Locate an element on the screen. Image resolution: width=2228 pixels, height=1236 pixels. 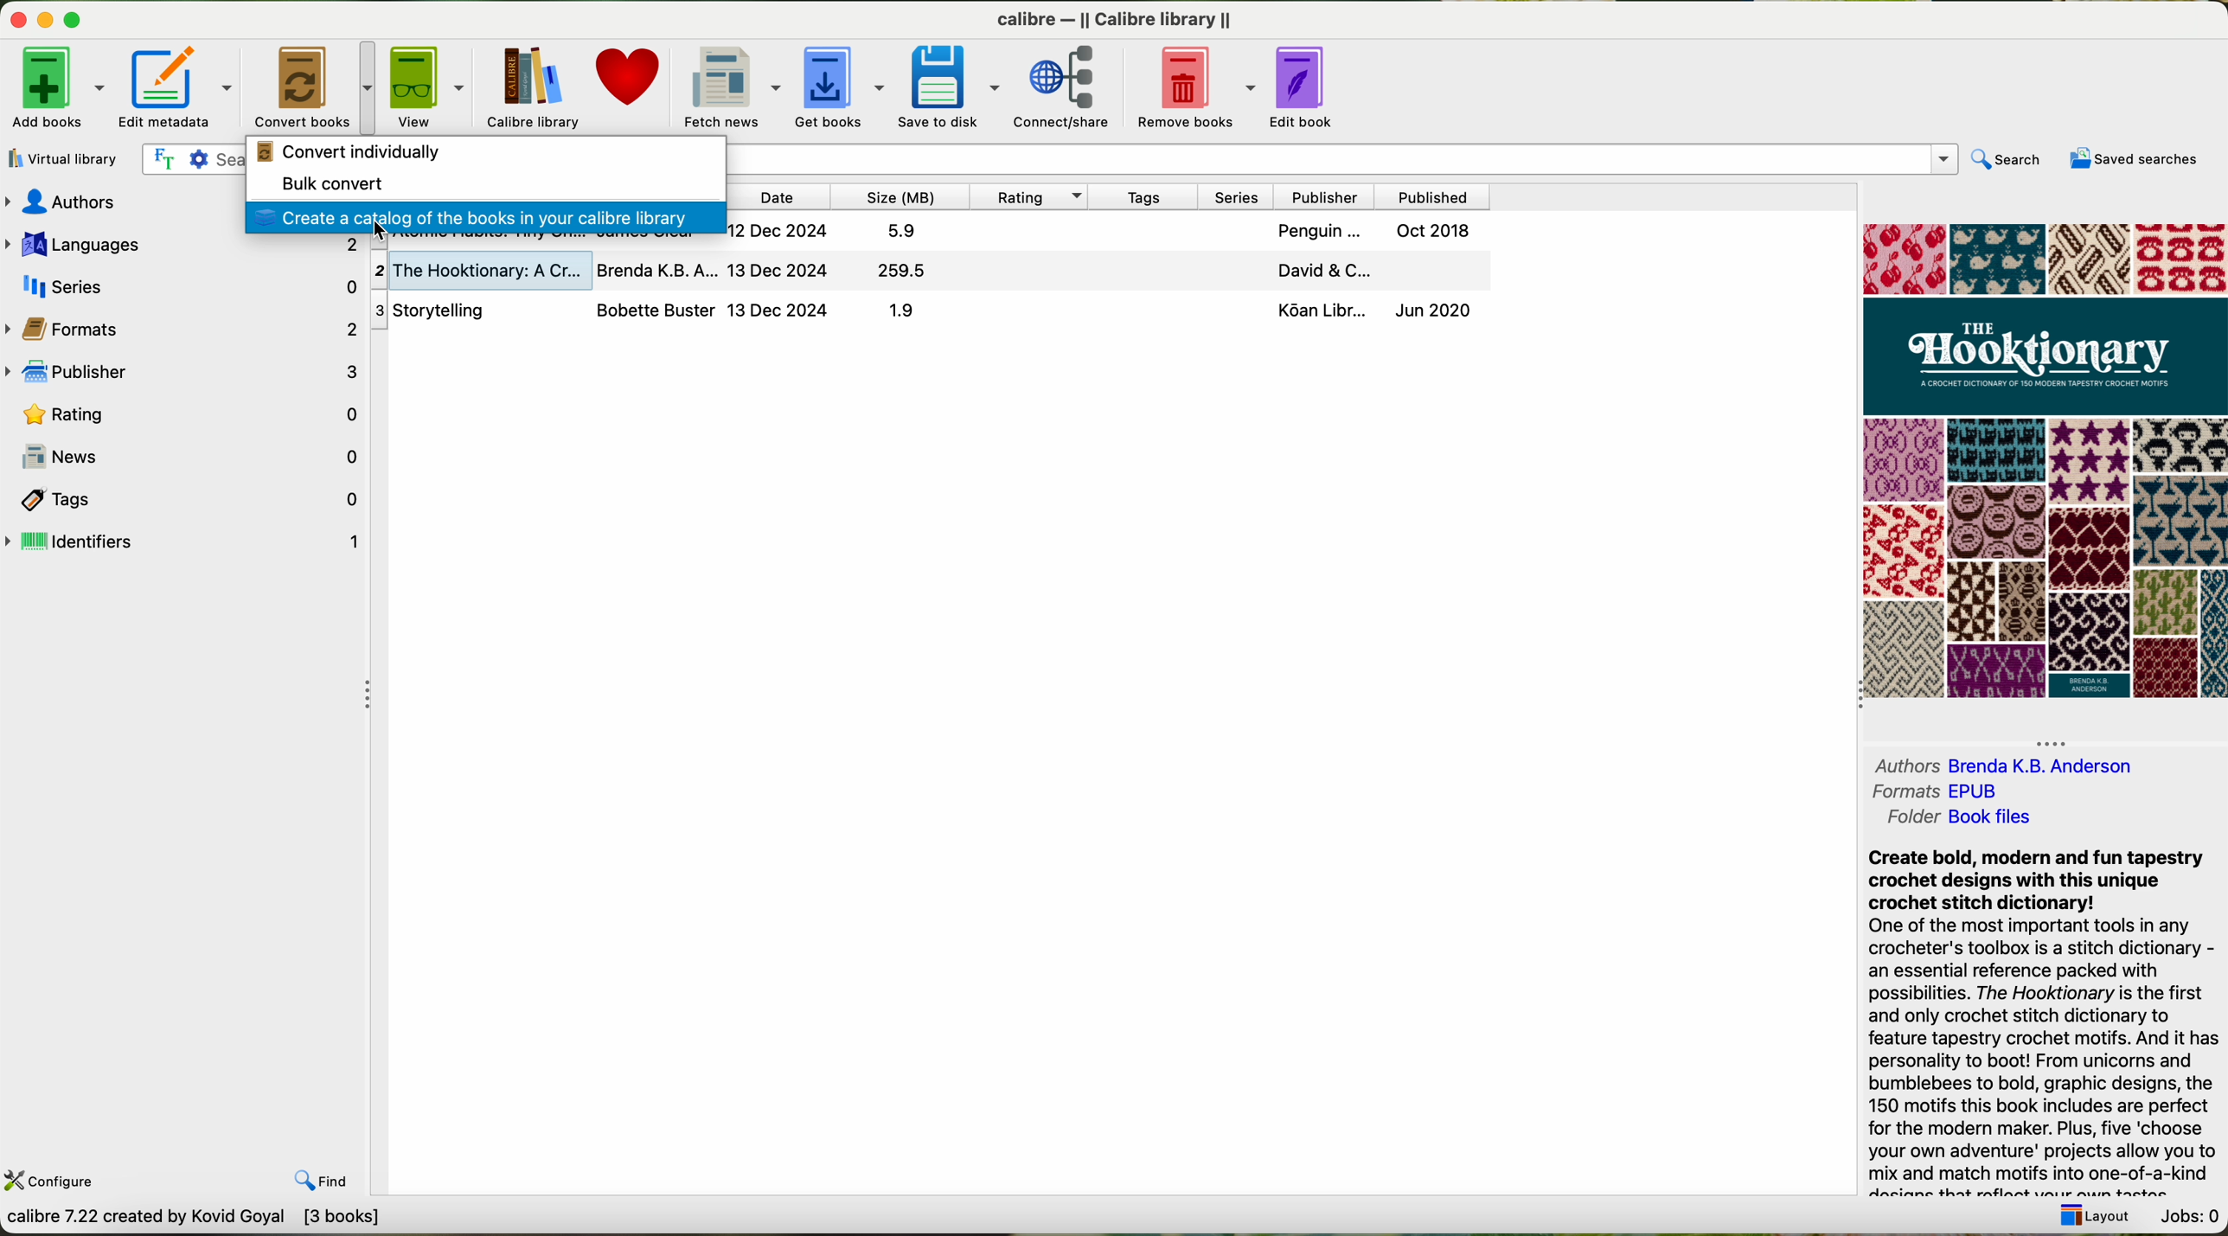
Book File is located at coordinates (2036, 818).